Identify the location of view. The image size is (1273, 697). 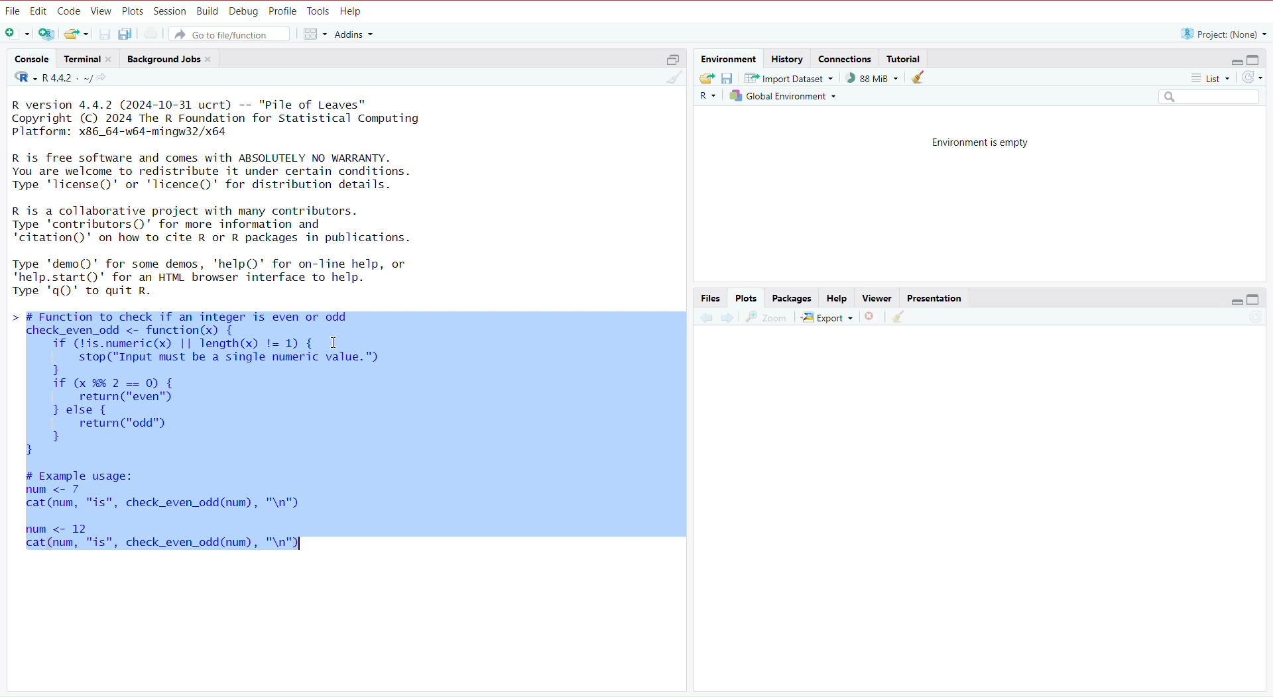
(101, 12).